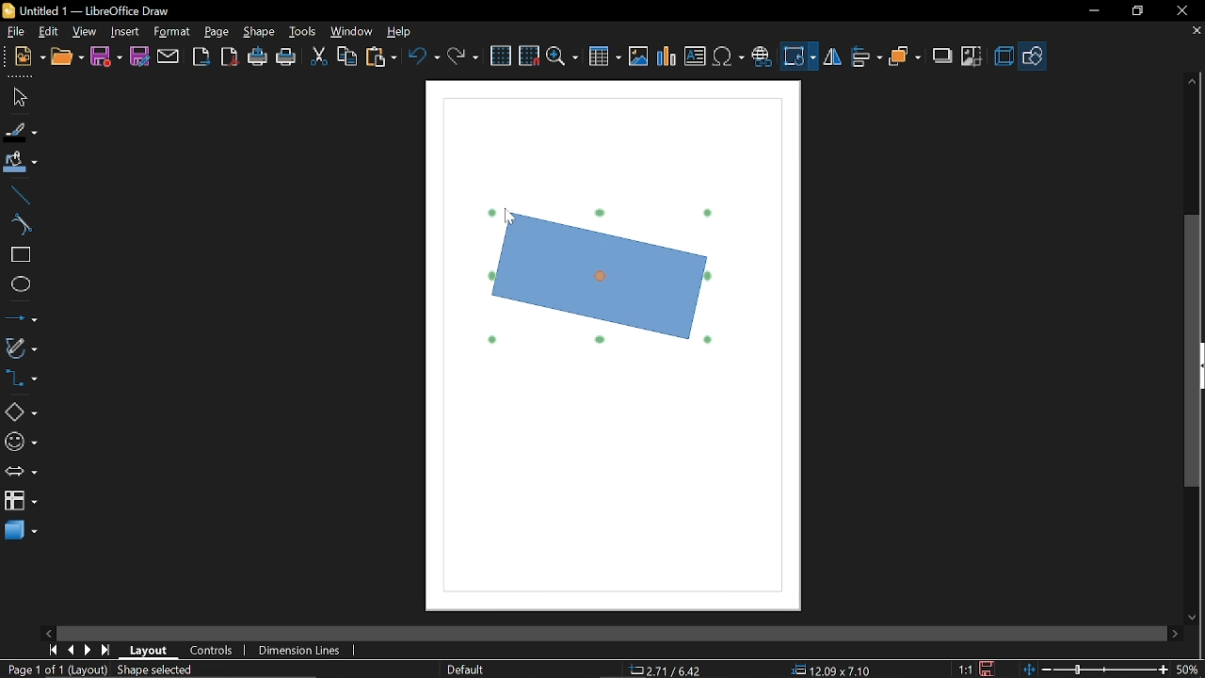  What do you see at coordinates (126, 31) in the screenshot?
I see `Insert` at bounding box center [126, 31].